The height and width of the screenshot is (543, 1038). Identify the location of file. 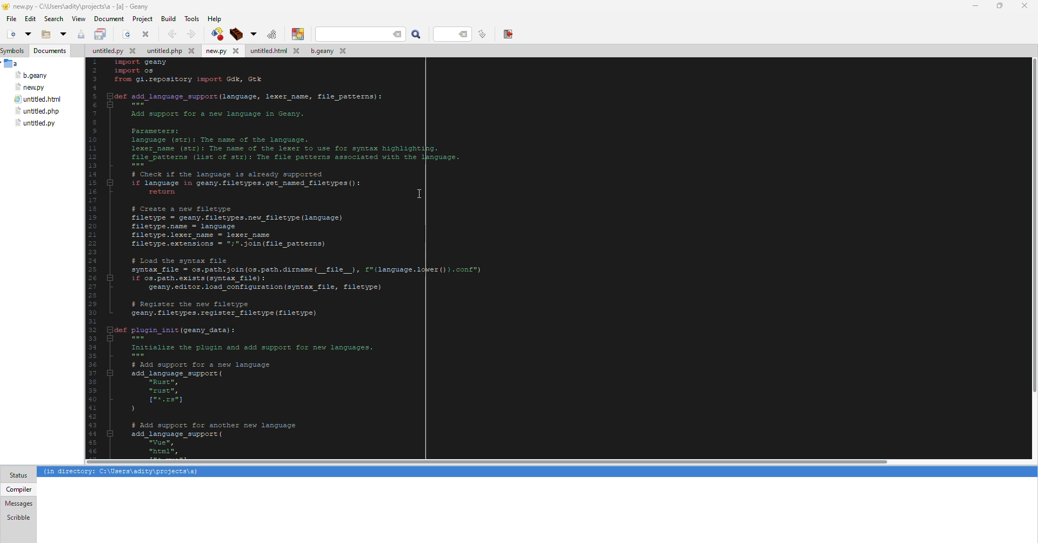
(328, 51).